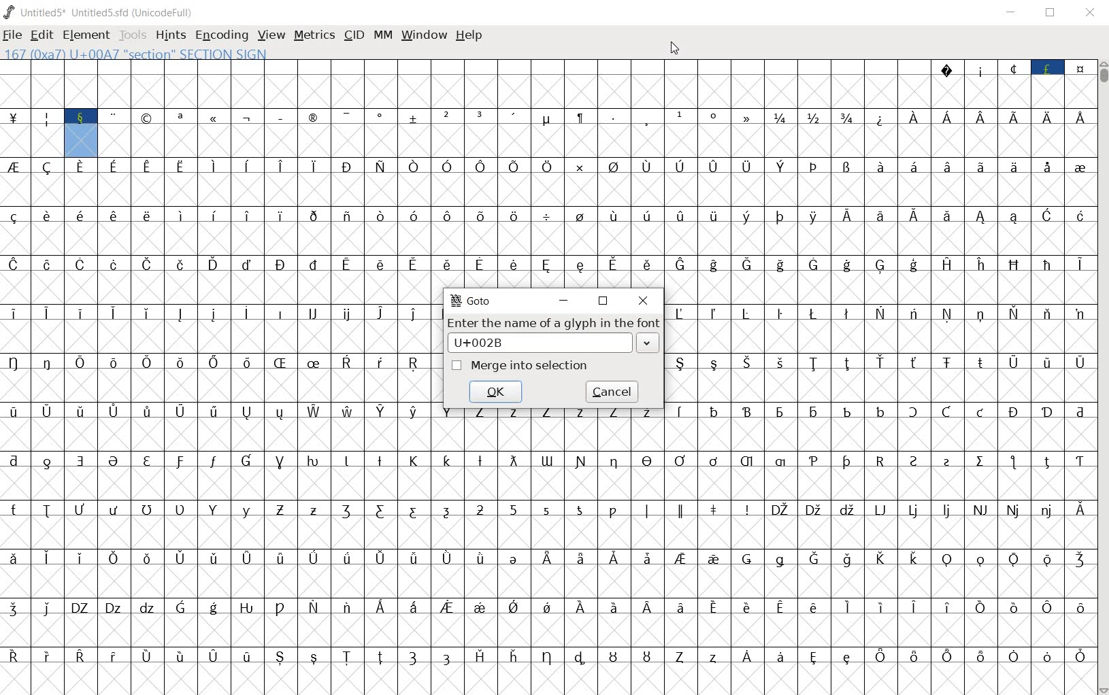  I want to click on file, so click(13, 35).